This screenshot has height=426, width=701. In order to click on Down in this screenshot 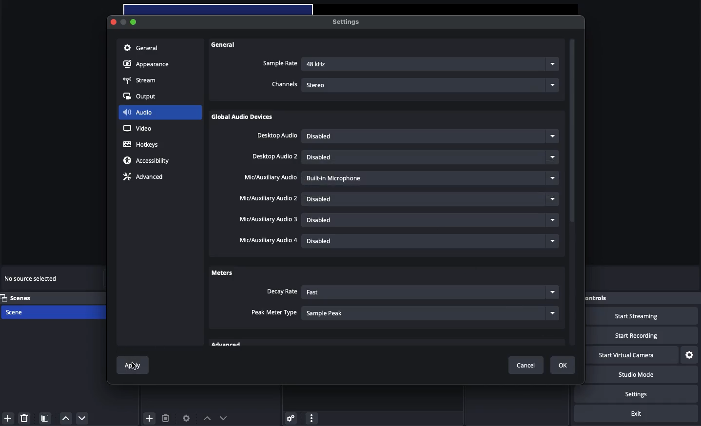, I will do `click(83, 418)`.